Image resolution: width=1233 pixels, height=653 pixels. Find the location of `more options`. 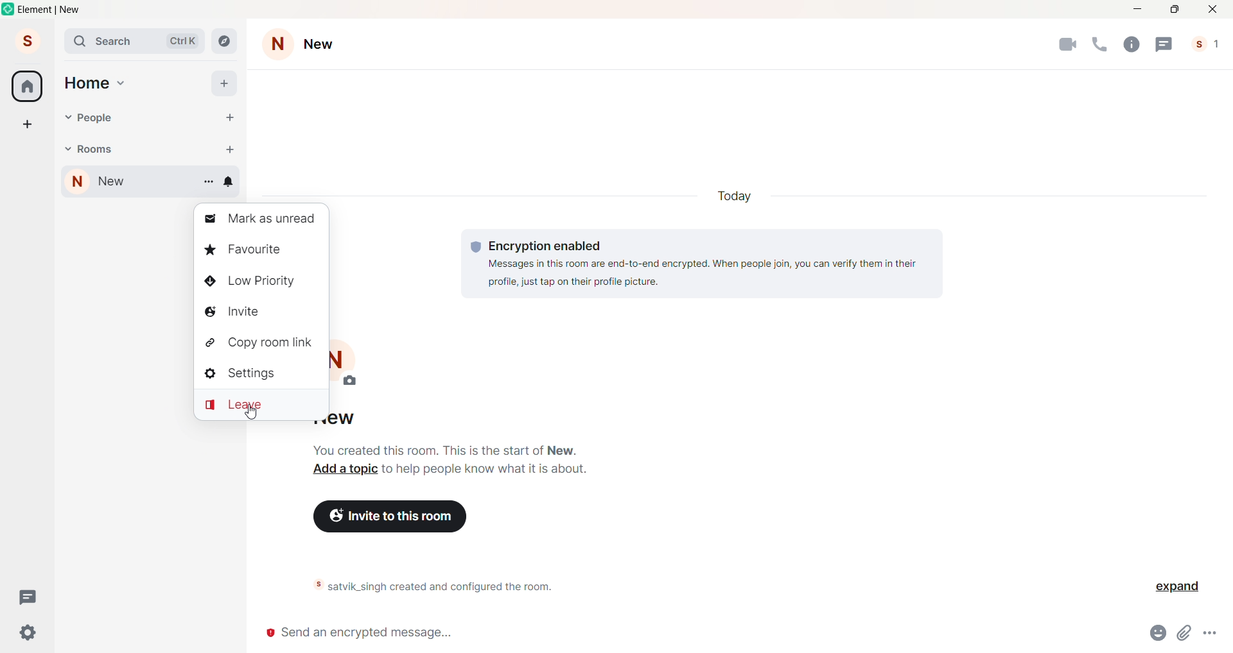

more options is located at coordinates (1211, 630).